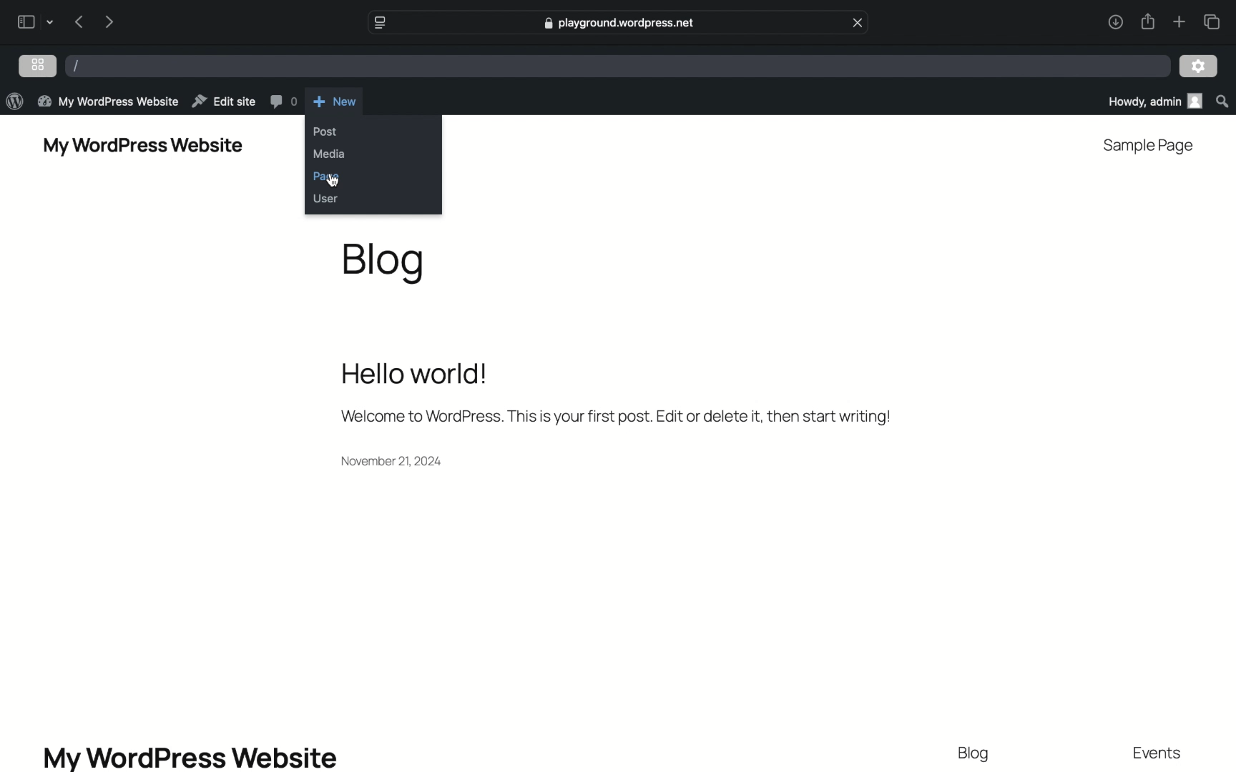 The width and height of the screenshot is (1236, 772). I want to click on howdy, admin, so click(1150, 102).